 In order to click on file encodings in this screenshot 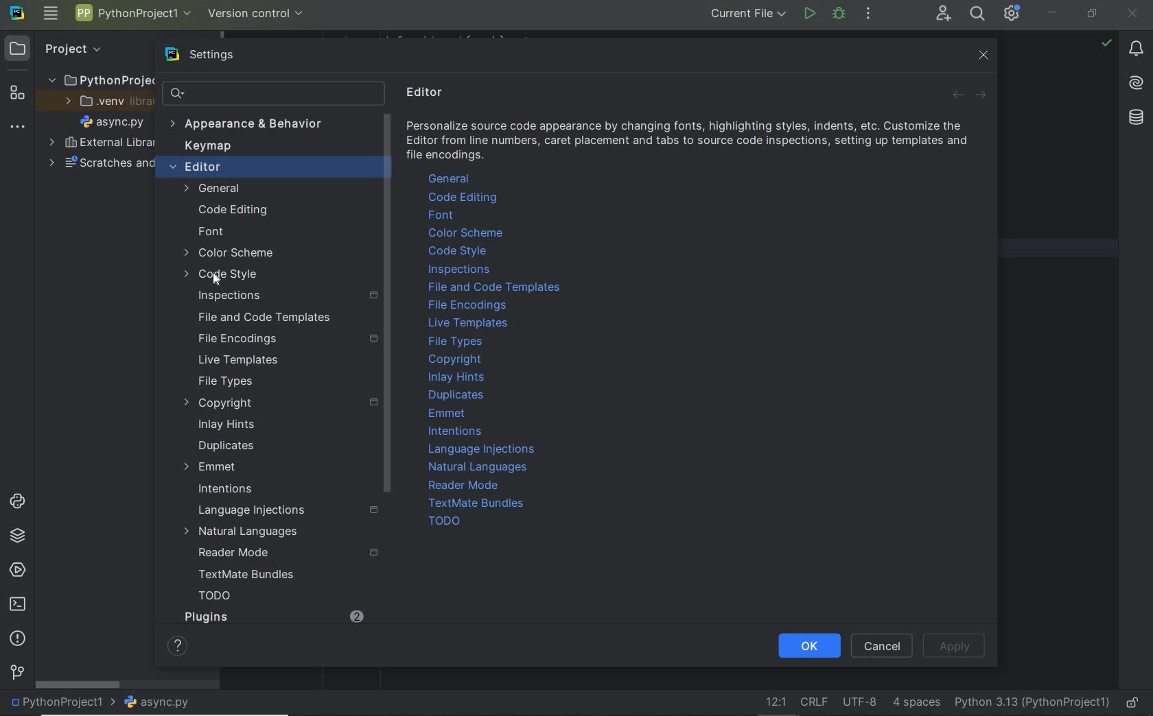, I will do `click(468, 307)`.